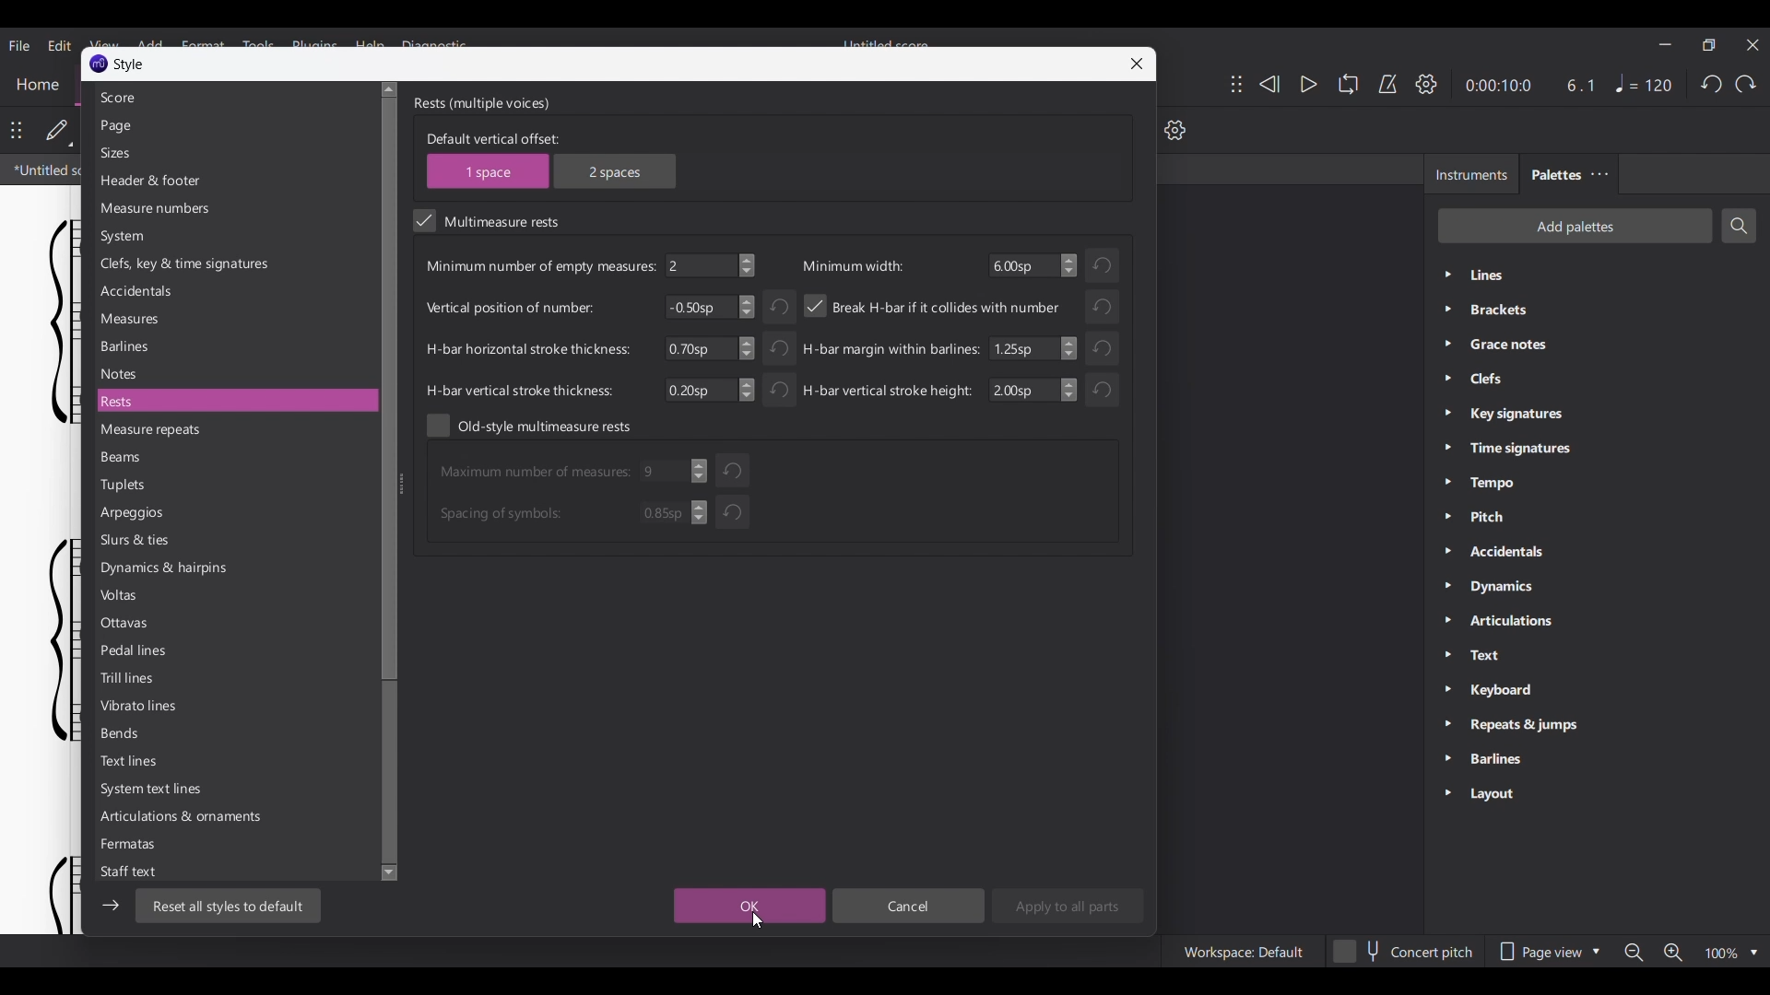  Describe the element at coordinates (36, 85) in the screenshot. I see `Home section` at that location.